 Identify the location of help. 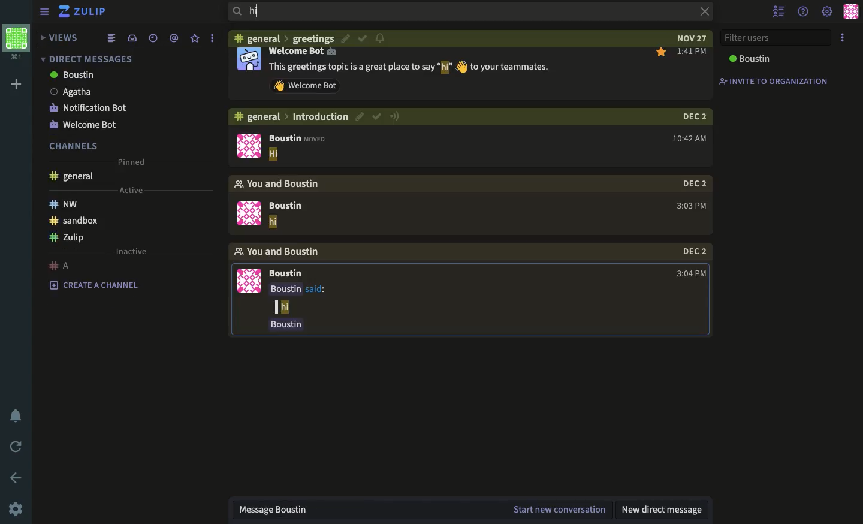
(802, 13).